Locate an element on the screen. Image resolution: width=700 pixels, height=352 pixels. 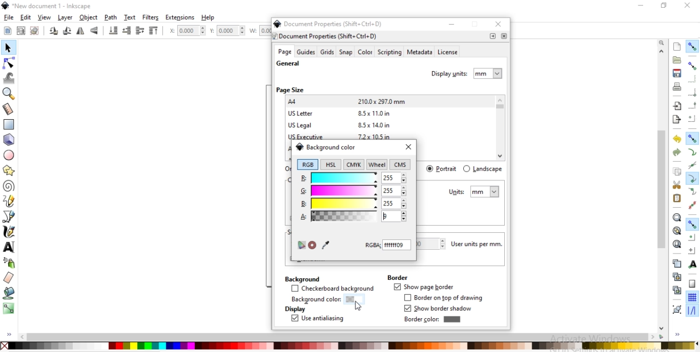
raise selection to top is located at coordinates (154, 31).